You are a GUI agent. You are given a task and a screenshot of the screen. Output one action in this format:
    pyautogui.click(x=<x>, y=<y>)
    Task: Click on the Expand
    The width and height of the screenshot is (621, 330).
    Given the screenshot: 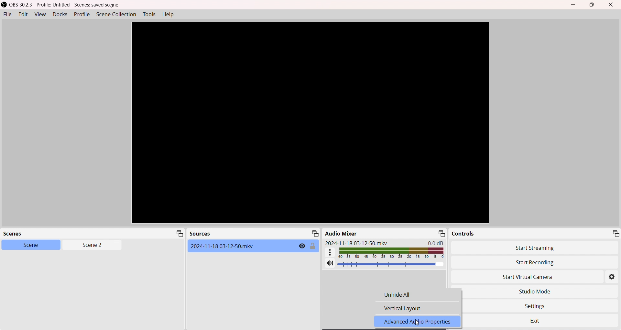 What is the action you would take?
    pyautogui.click(x=615, y=233)
    